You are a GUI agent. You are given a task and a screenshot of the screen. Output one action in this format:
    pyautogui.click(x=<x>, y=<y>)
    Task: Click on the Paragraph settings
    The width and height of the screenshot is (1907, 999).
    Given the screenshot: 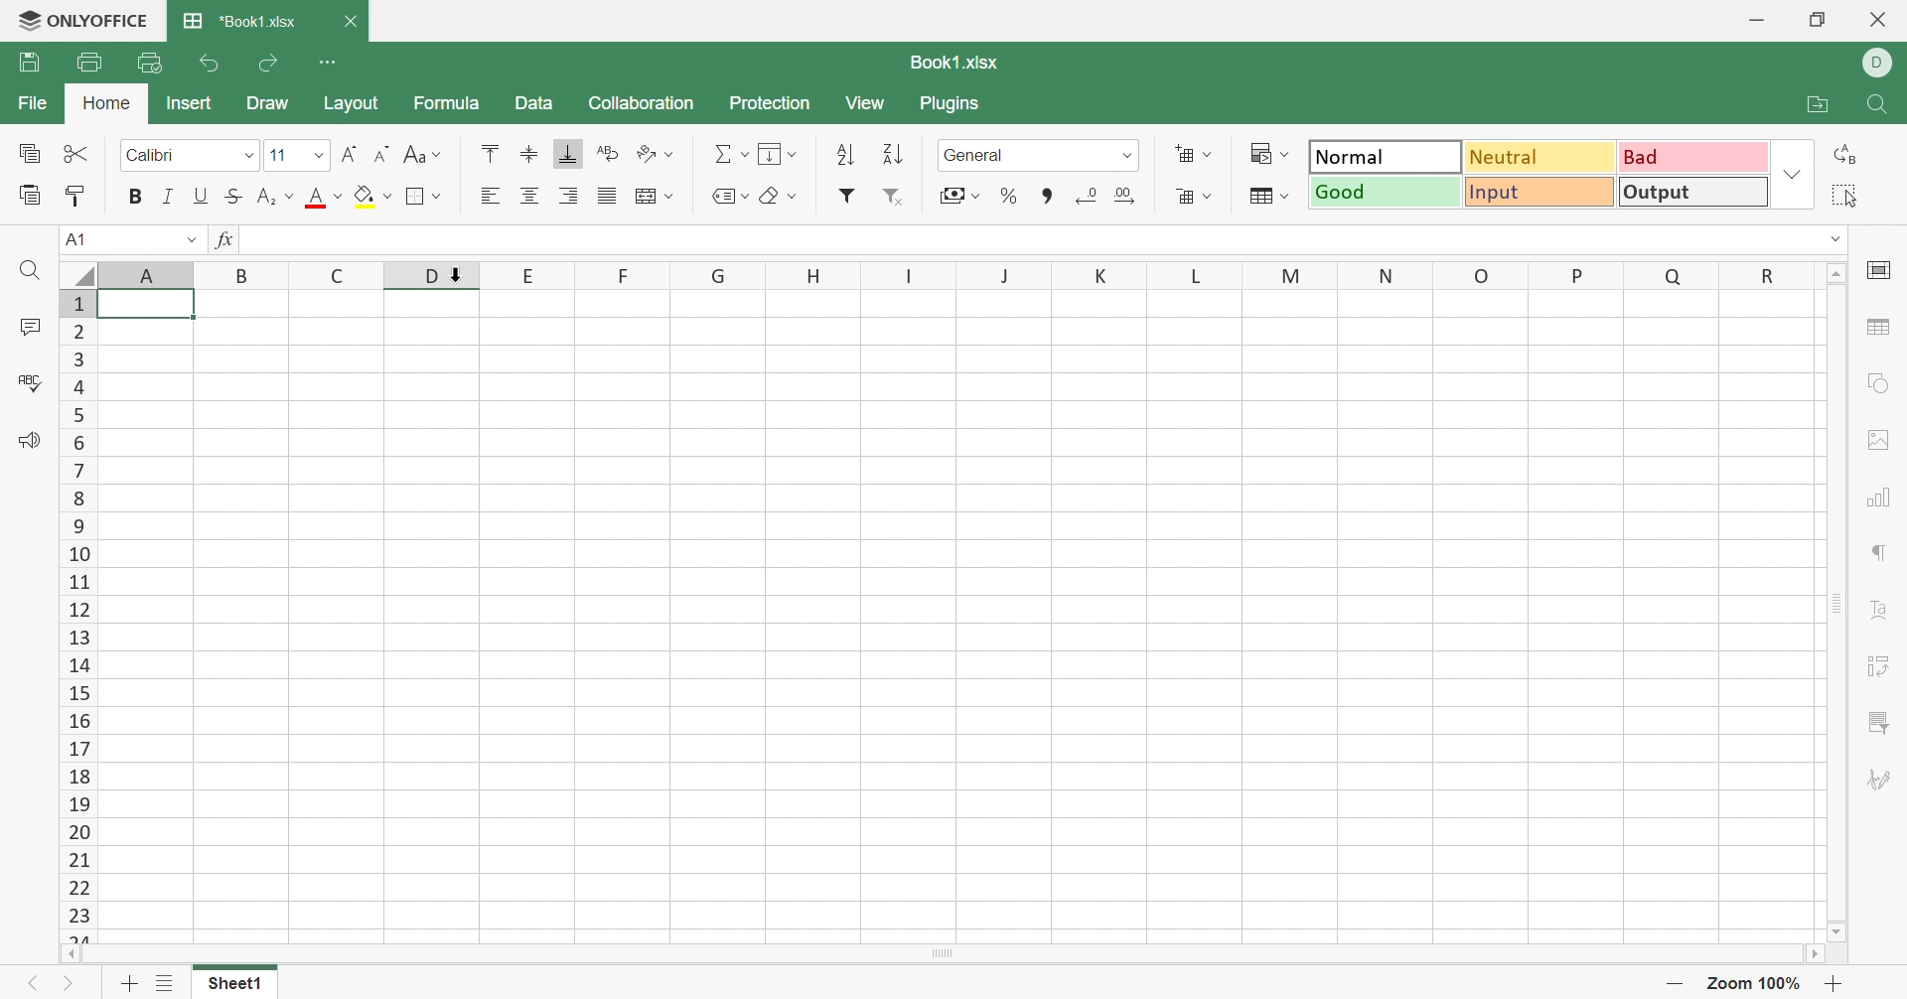 What is the action you would take?
    pyautogui.click(x=1881, y=551)
    